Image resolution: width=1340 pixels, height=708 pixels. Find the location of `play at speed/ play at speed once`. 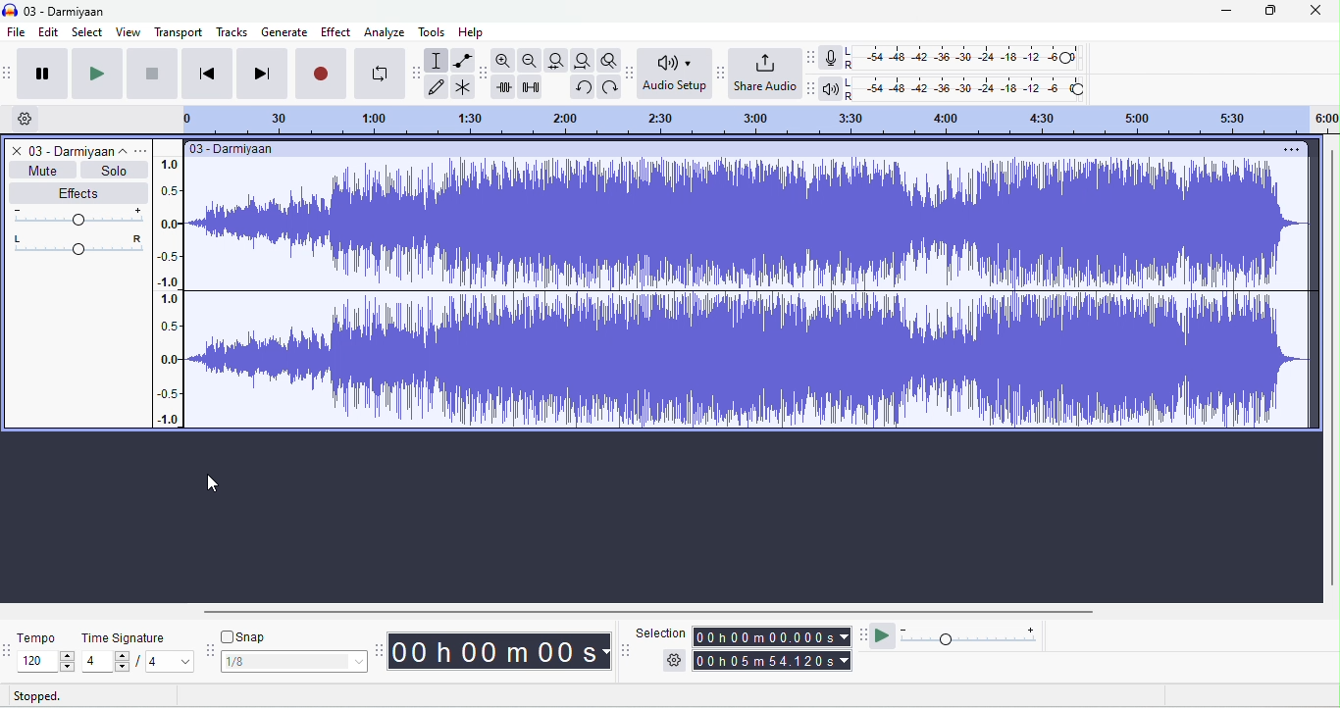

play at speed/ play at speed once is located at coordinates (884, 634).